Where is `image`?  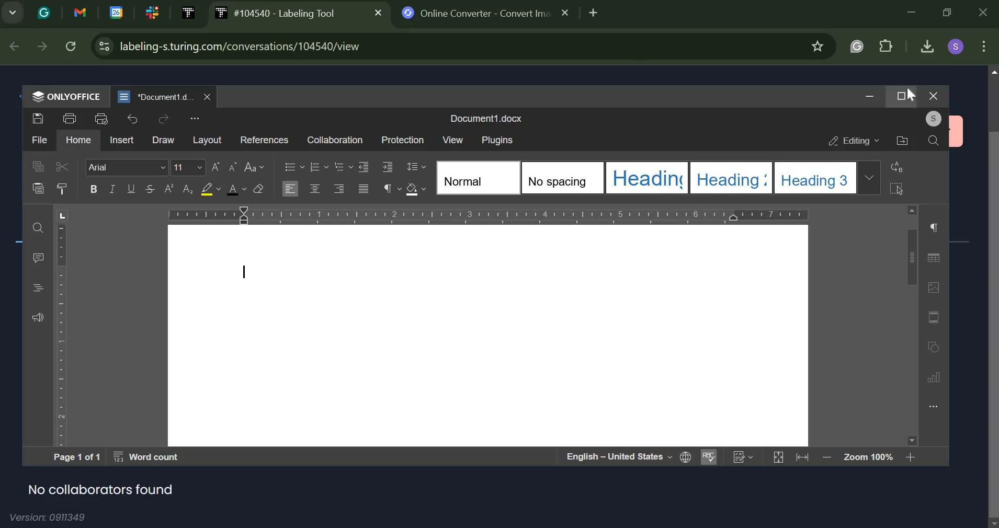 image is located at coordinates (936, 288).